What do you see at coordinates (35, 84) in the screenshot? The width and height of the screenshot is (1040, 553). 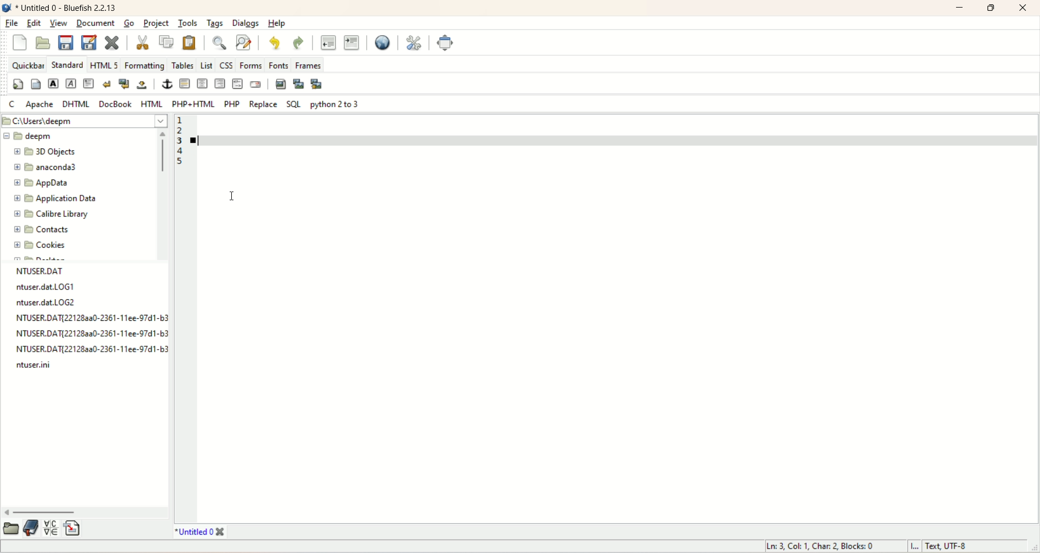 I see `body` at bounding box center [35, 84].